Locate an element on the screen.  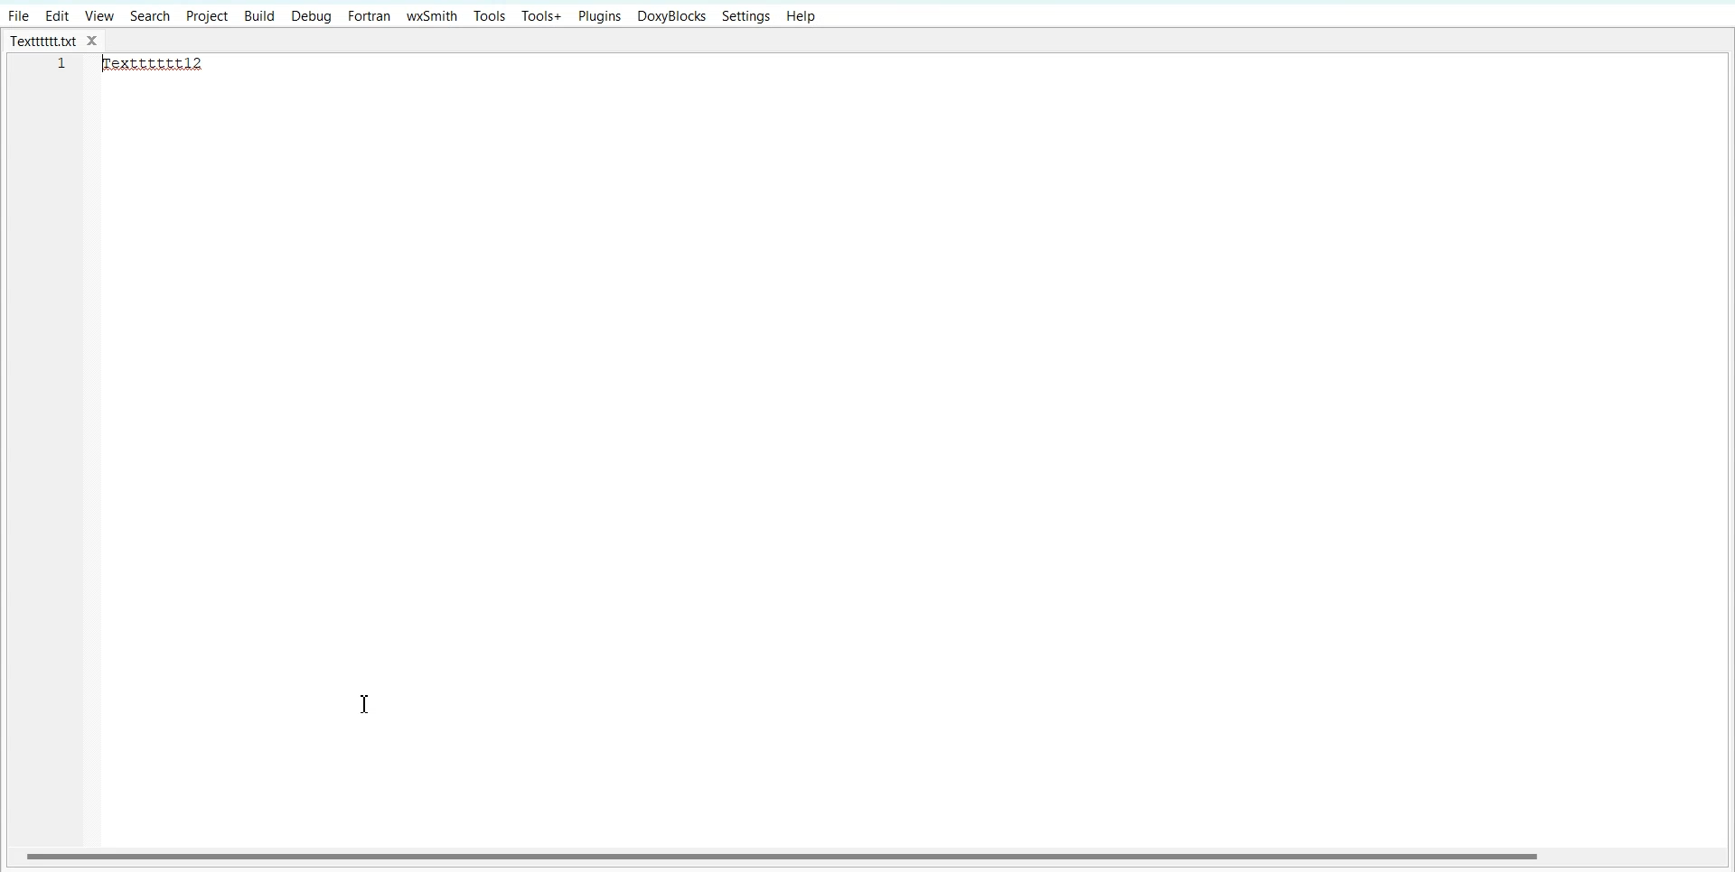
Settings is located at coordinates (746, 16).